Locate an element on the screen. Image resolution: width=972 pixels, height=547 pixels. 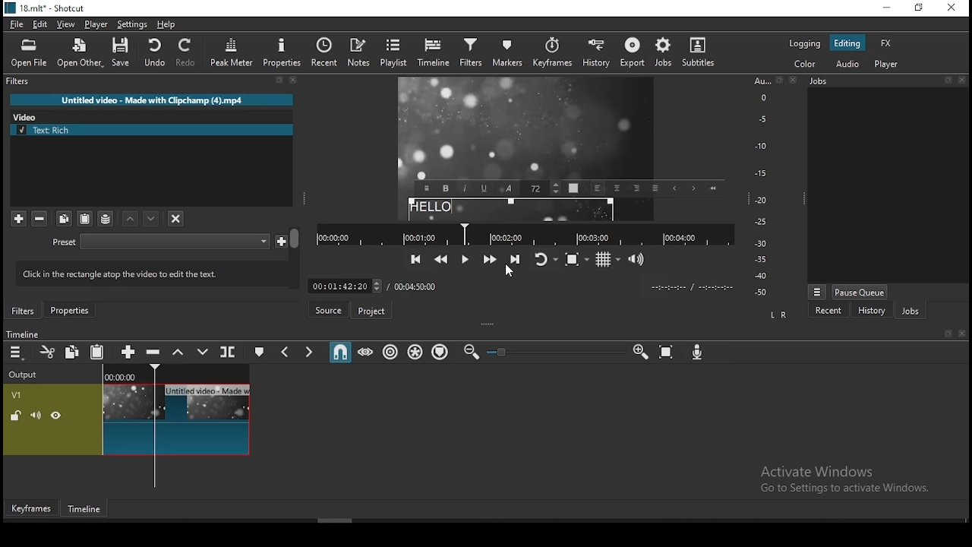
split at playhead is located at coordinates (229, 351).